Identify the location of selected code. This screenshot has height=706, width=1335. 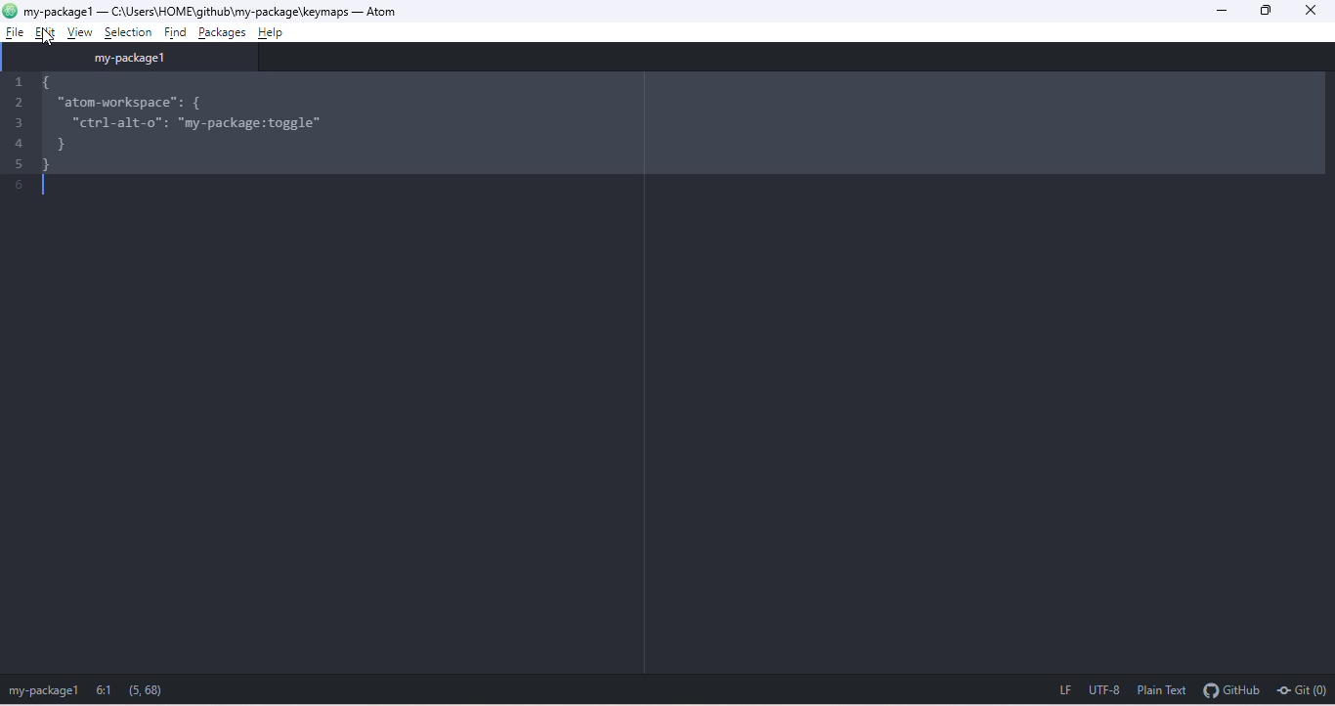
(678, 121).